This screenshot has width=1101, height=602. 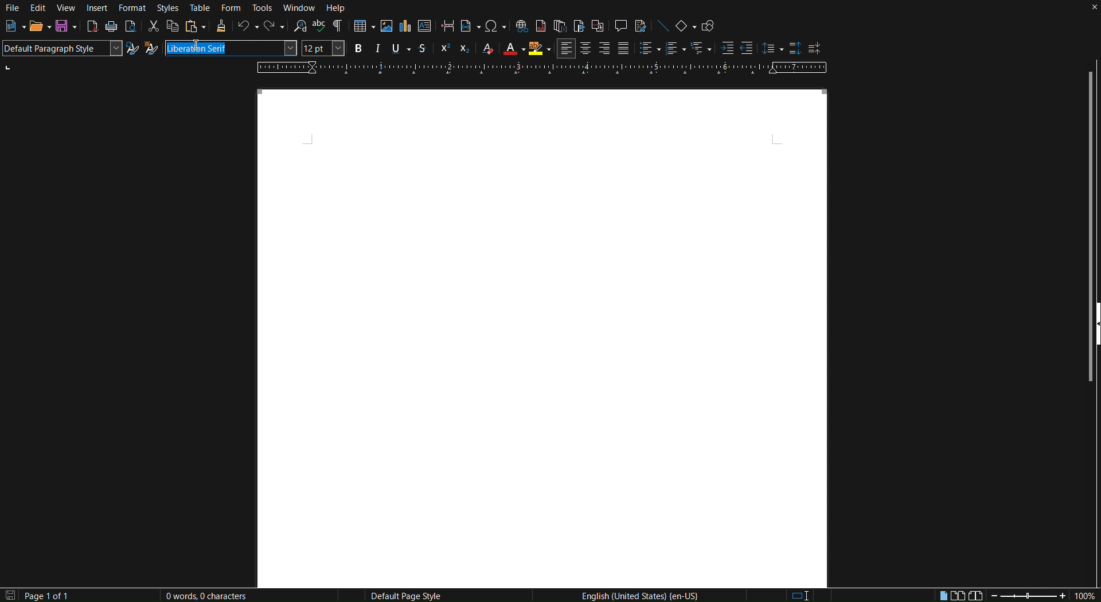 I want to click on Export directly as PDF, so click(x=92, y=28).